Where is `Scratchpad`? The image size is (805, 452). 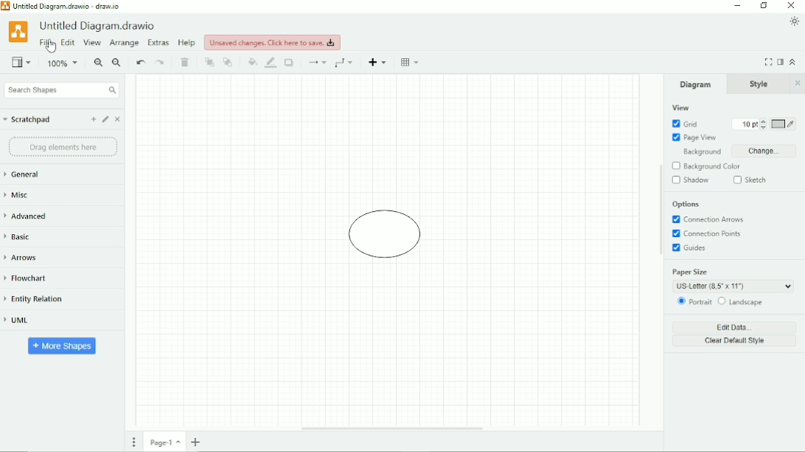 Scratchpad is located at coordinates (27, 120).